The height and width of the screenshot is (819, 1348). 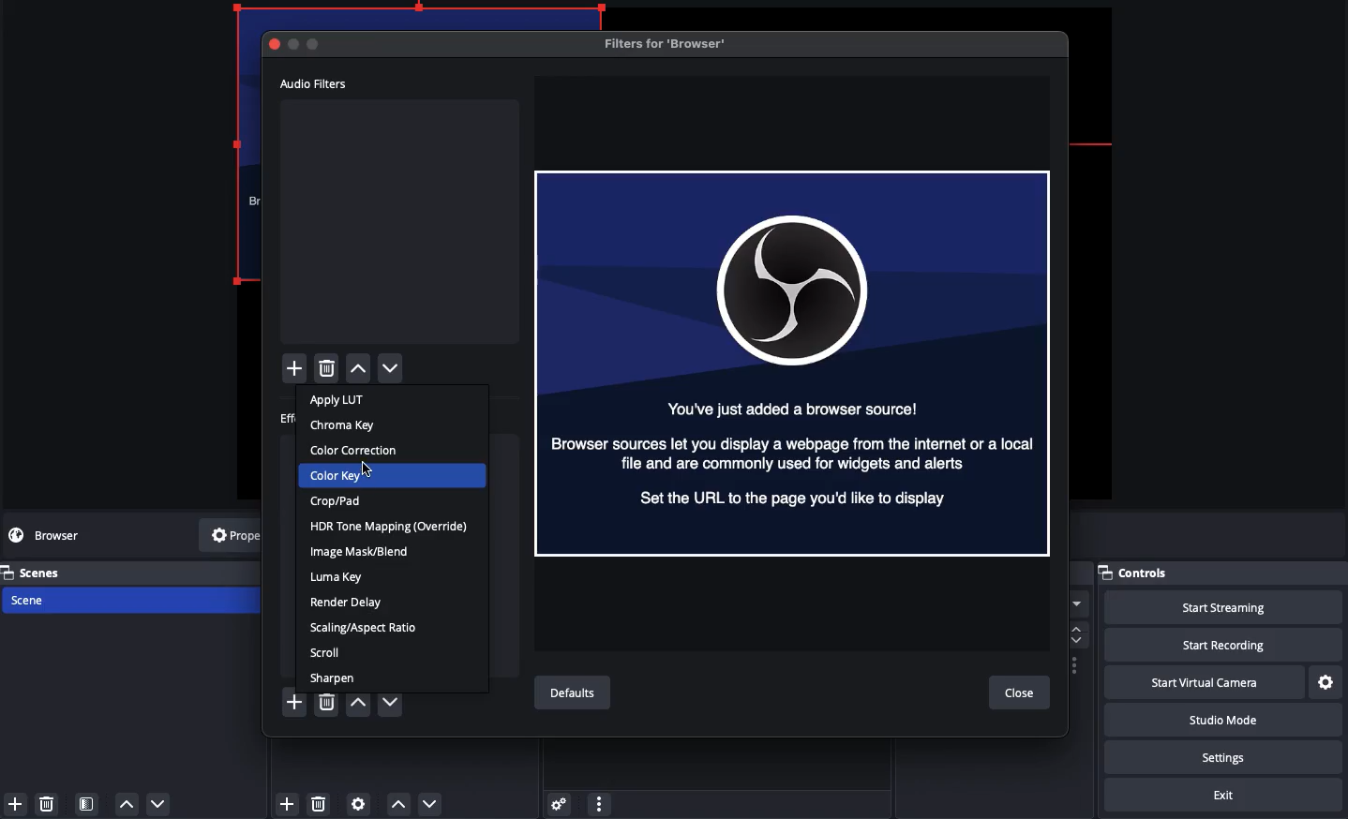 What do you see at coordinates (50, 805) in the screenshot?
I see `delete` at bounding box center [50, 805].